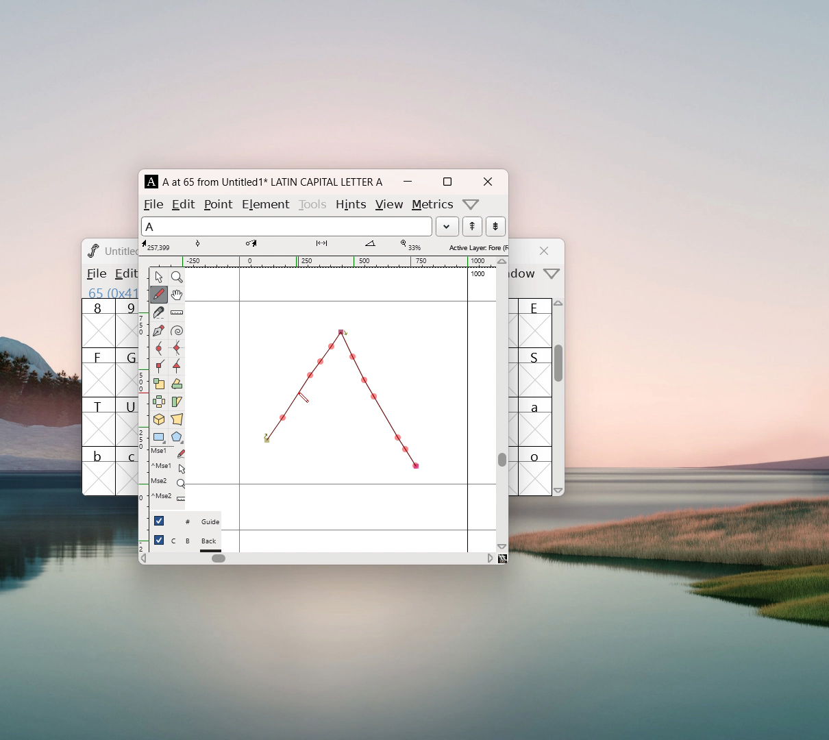 The height and width of the screenshot is (740, 829). What do you see at coordinates (503, 262) in the screenshot?
I see `scroll up` at bounding box center [503, 262].